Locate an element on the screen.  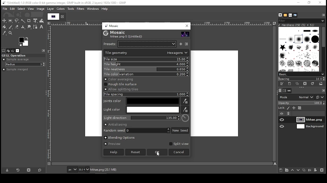
sample merged is located at coordinates (16, 70).